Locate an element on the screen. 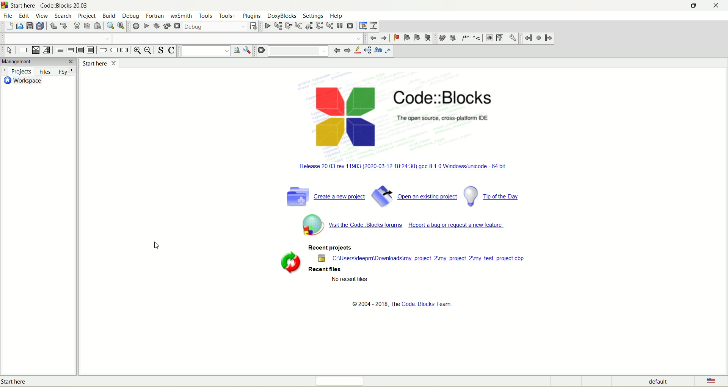  selected text is located at coordinates (369, 50).